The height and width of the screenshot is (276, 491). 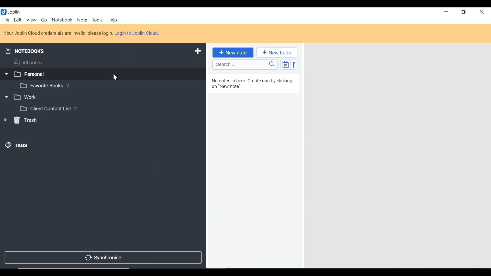 What do you see at coordinates (277, 53) in the screenshot?
I see `Add New to-do` at bounding box center [277, 53].